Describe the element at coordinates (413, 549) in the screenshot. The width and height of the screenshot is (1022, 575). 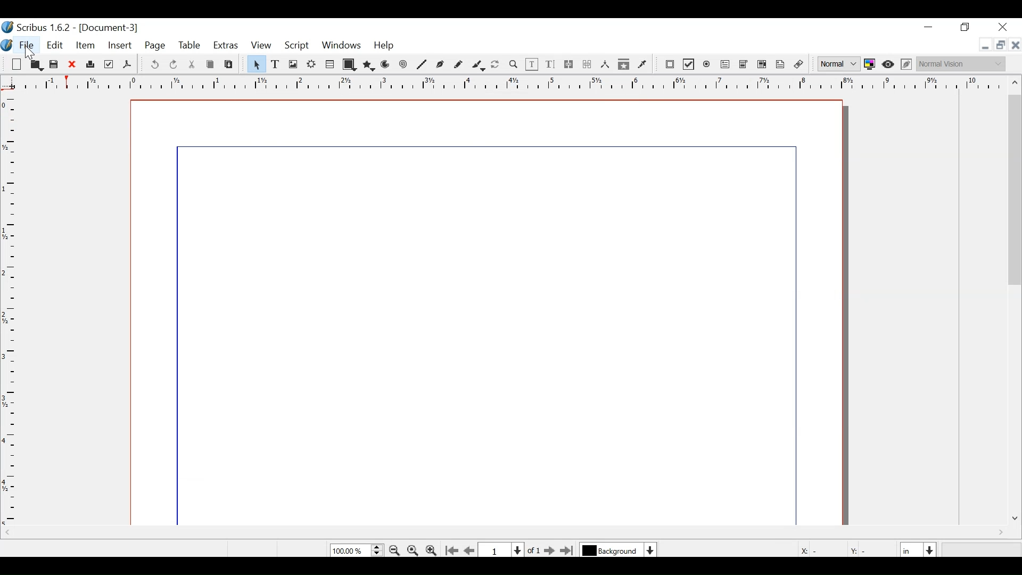
I see `Zoom to 100` at that location.